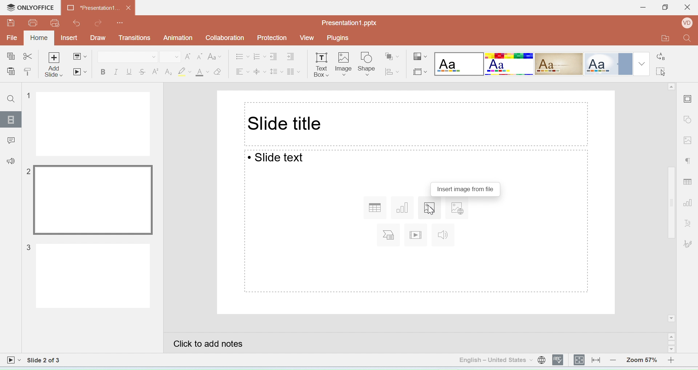 The width and height of the screenshot is (698, 370). I want to click on Copy, so click(10, 57).